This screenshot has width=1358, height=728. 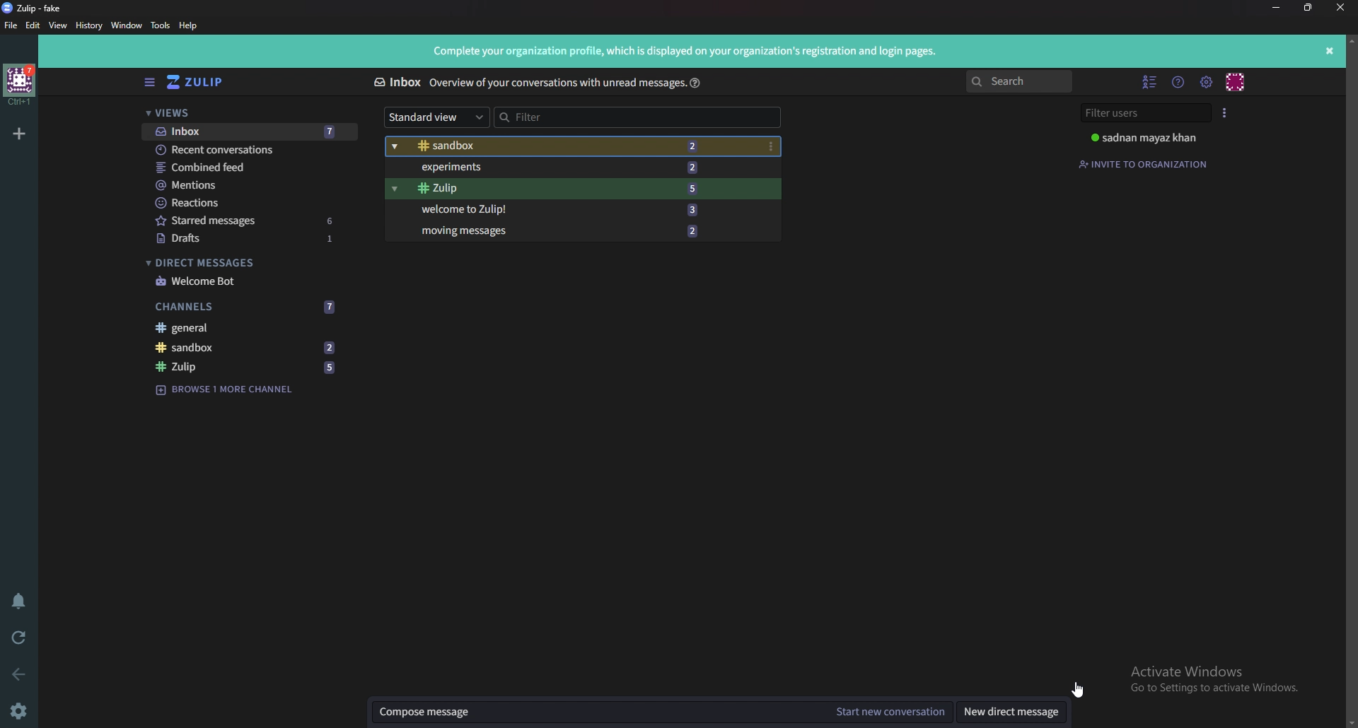 What do you see at coordinates (251, 281) in the screenshot?
I see `Welcome bot` at bounding box center [251, 281].